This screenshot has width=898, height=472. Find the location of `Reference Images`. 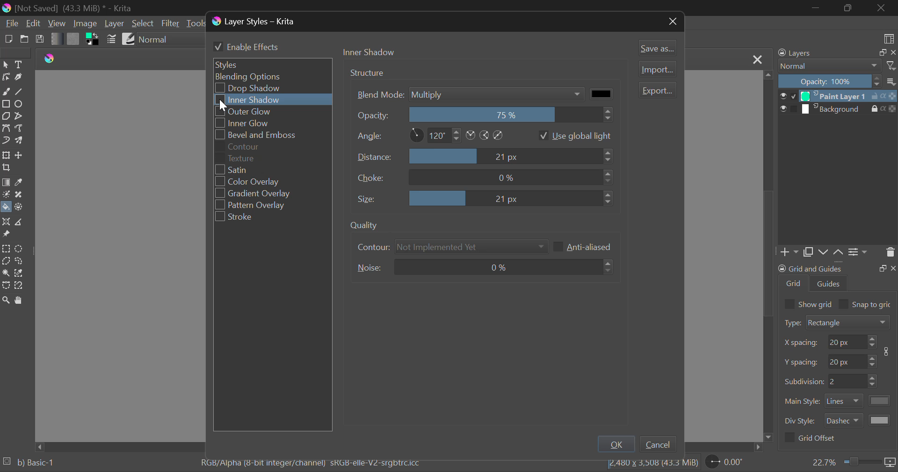

Reference Images is located at coordinates (6, 234).